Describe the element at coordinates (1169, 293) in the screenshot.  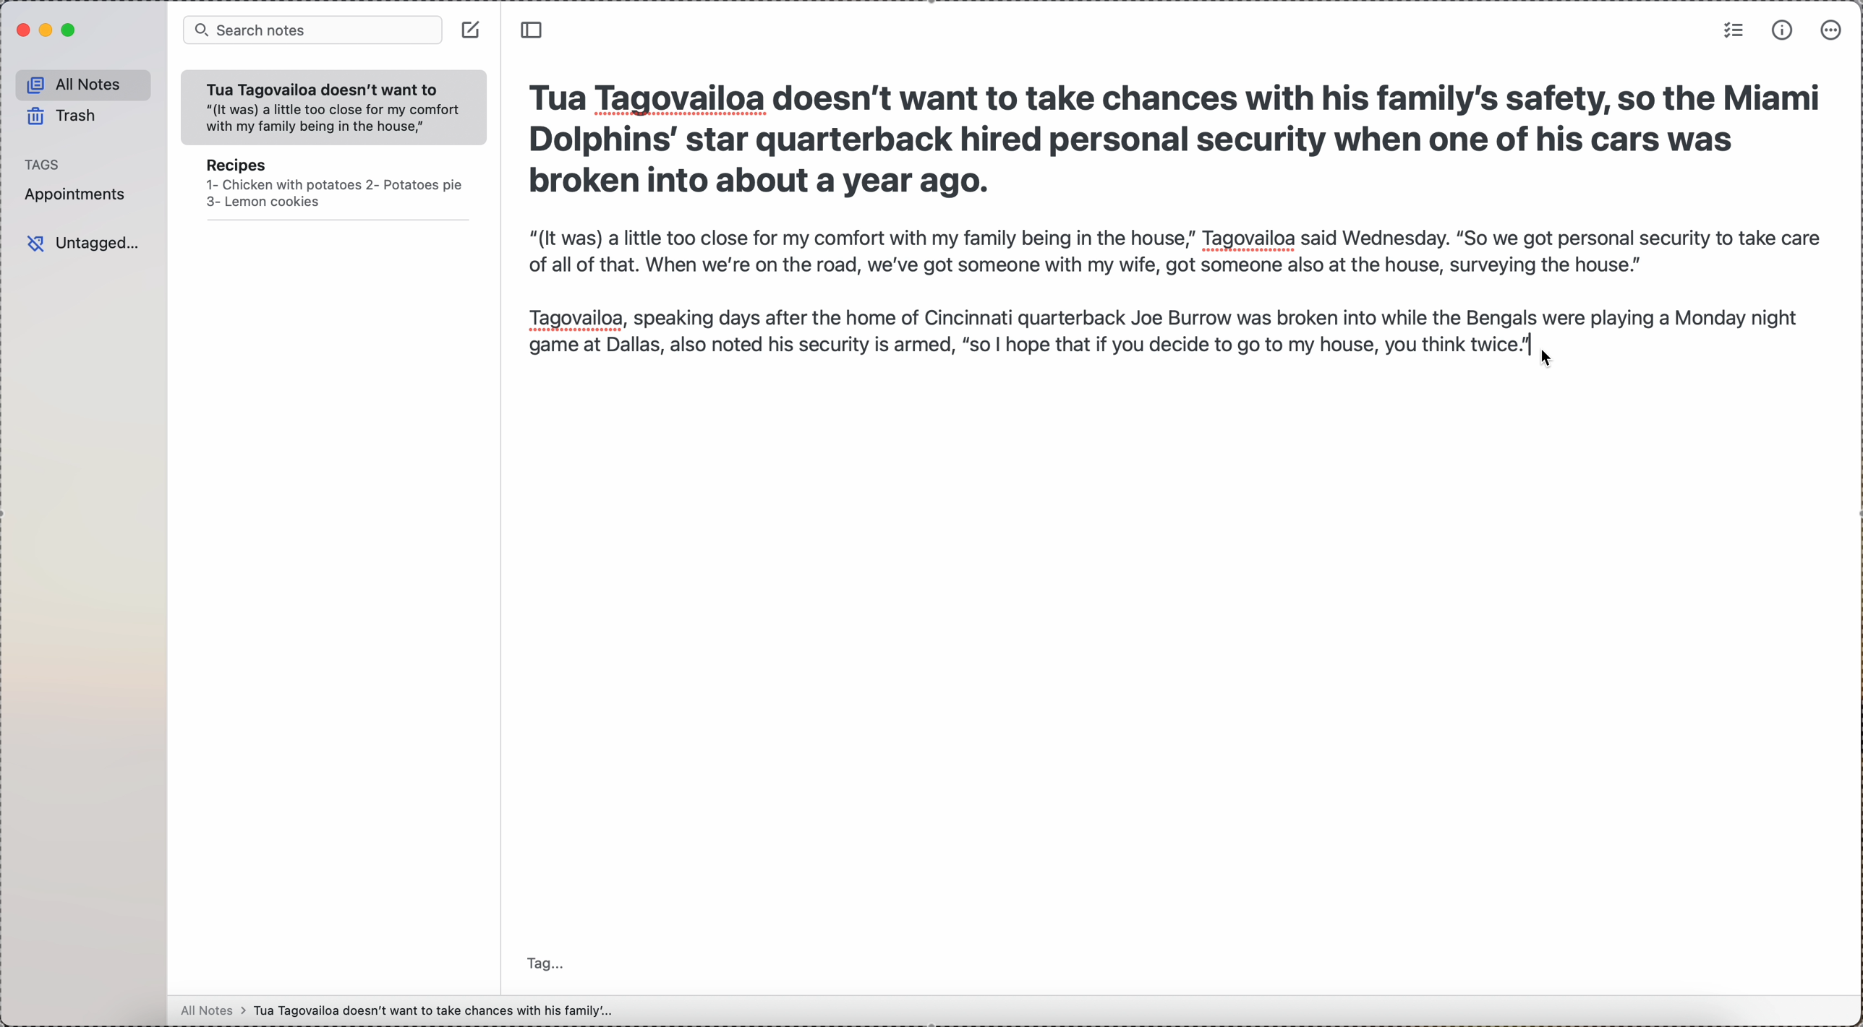
I see `“(It was) a little too close for my comfort with my family being in the house,” Tagovailoa said Wednesday. “So we got personal security to take care
of all of that. When we're on the road, we've got someone with my wife, got someone also at the house, surveying the house.”

Tagovailoa, speaking days after the home of Cincinnati quarterback Joe Burrow was broken into while the Bengals were playing a Monday night
game at Dallas, also noted his security is armed, “so | hope that if you decide to go to my house, you think twice] A` at that location.